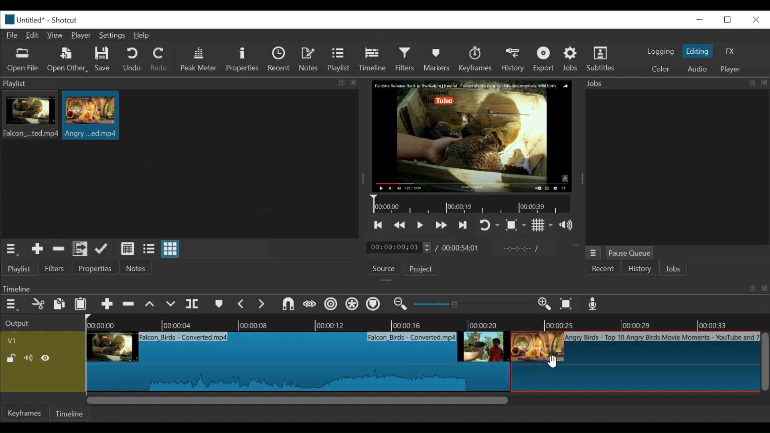 Image resolution: width=770 pixels, height=433 pixels. What do you see at coordinates (36, 250) in the screenshot?
I see `Add the source to the playlist` at bounding box center [36, 250].